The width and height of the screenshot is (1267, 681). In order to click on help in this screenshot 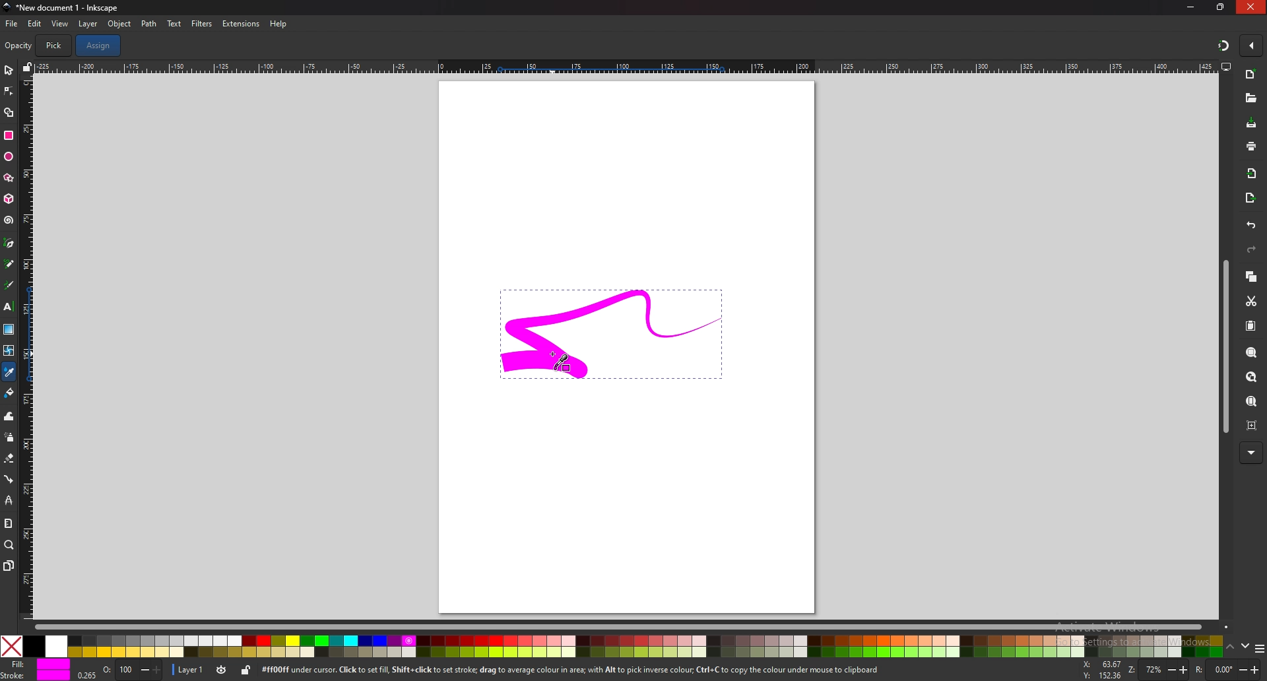, I will do `click(280, 23)`.